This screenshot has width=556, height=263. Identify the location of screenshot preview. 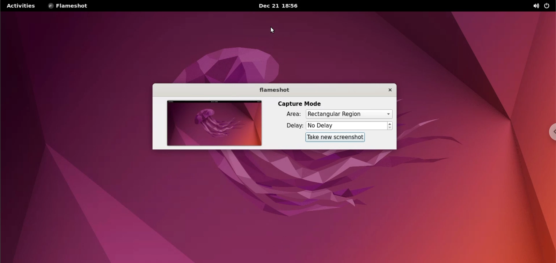
(211, 124).